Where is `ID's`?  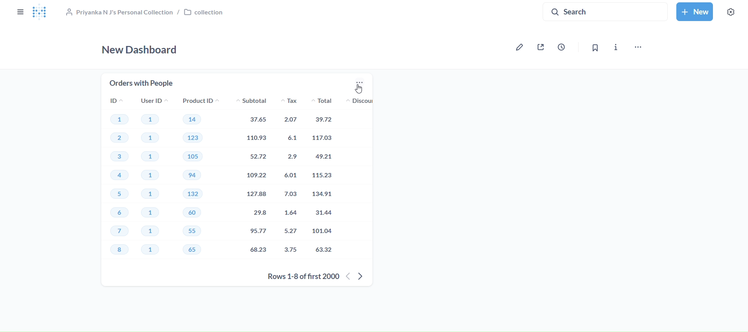
ID's is located at coordinates (120, 179).